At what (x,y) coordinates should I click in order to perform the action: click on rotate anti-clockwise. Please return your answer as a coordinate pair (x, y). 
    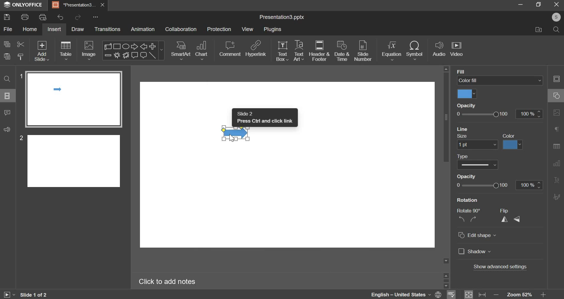
    Looking at the image, I should click on (461, 219).